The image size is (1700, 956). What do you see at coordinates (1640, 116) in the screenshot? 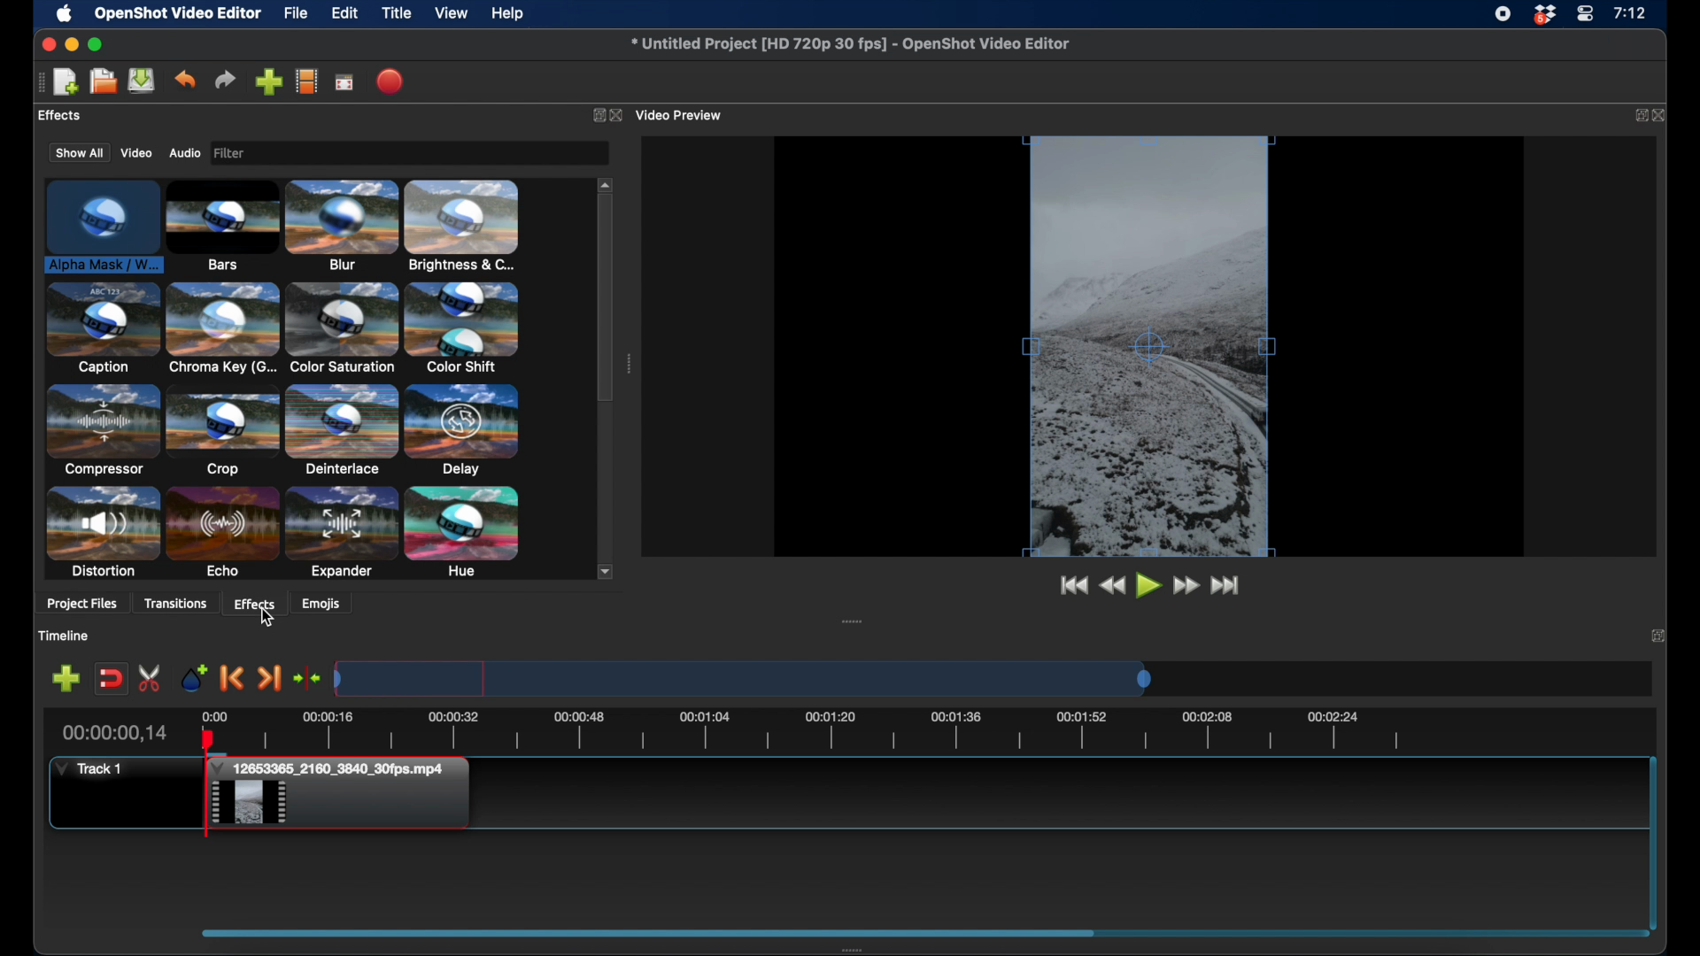
I see `expand` at bounding box center [1640, 116].